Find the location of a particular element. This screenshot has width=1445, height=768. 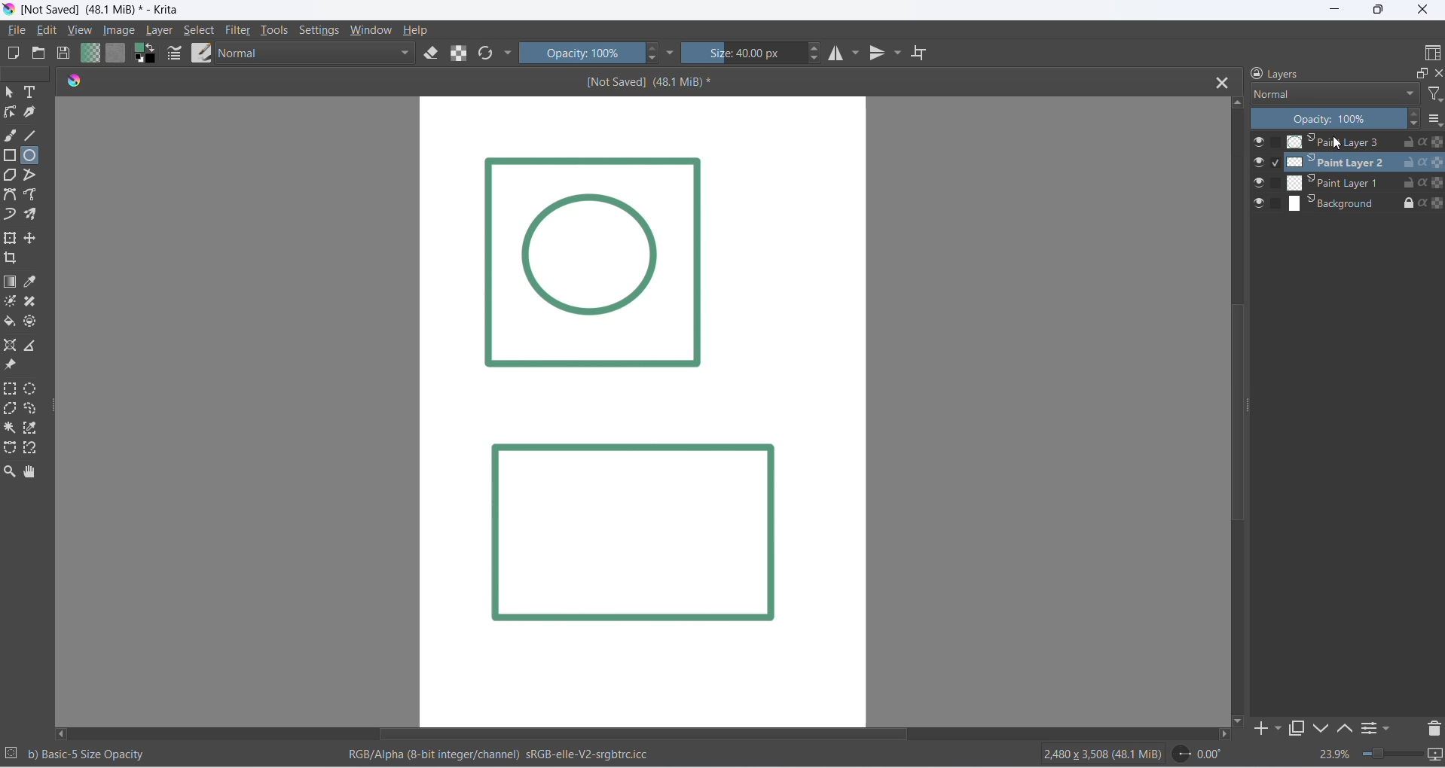

Image layer 2 is located at coordinates (637, 532).